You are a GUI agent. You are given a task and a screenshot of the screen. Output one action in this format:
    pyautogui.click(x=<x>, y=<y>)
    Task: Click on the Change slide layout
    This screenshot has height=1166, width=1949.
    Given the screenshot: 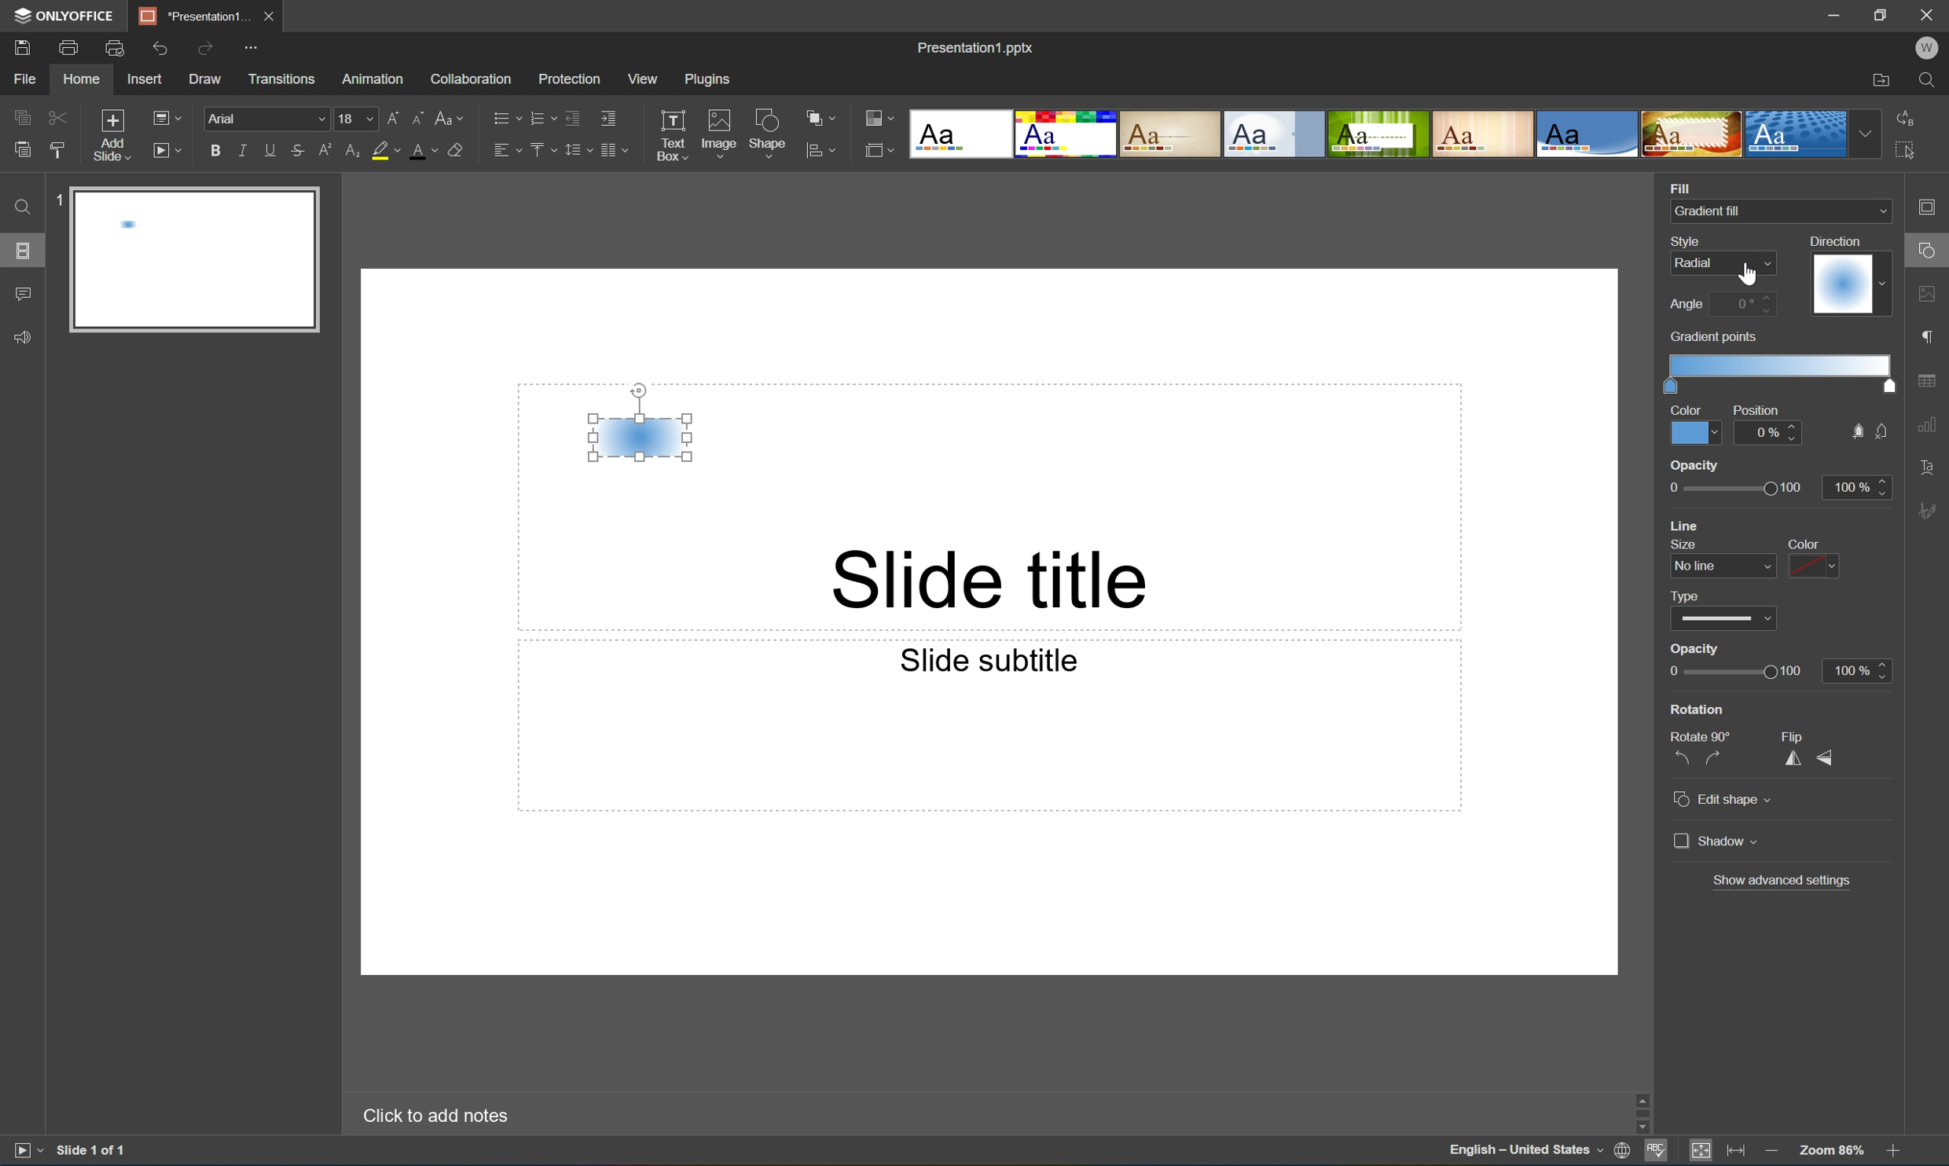 What is the action you would take?
    pyautogui.click(x=163, y=115)
    